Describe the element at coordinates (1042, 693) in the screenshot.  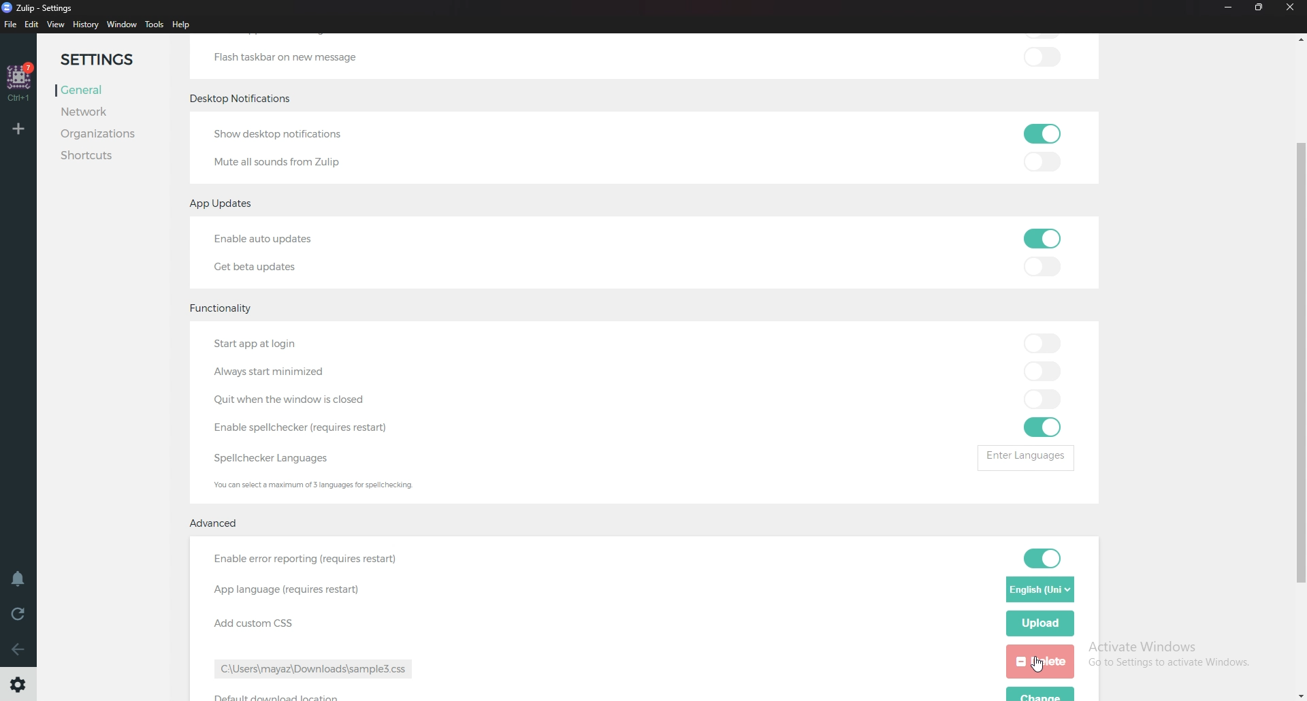
I see `change` at that location.